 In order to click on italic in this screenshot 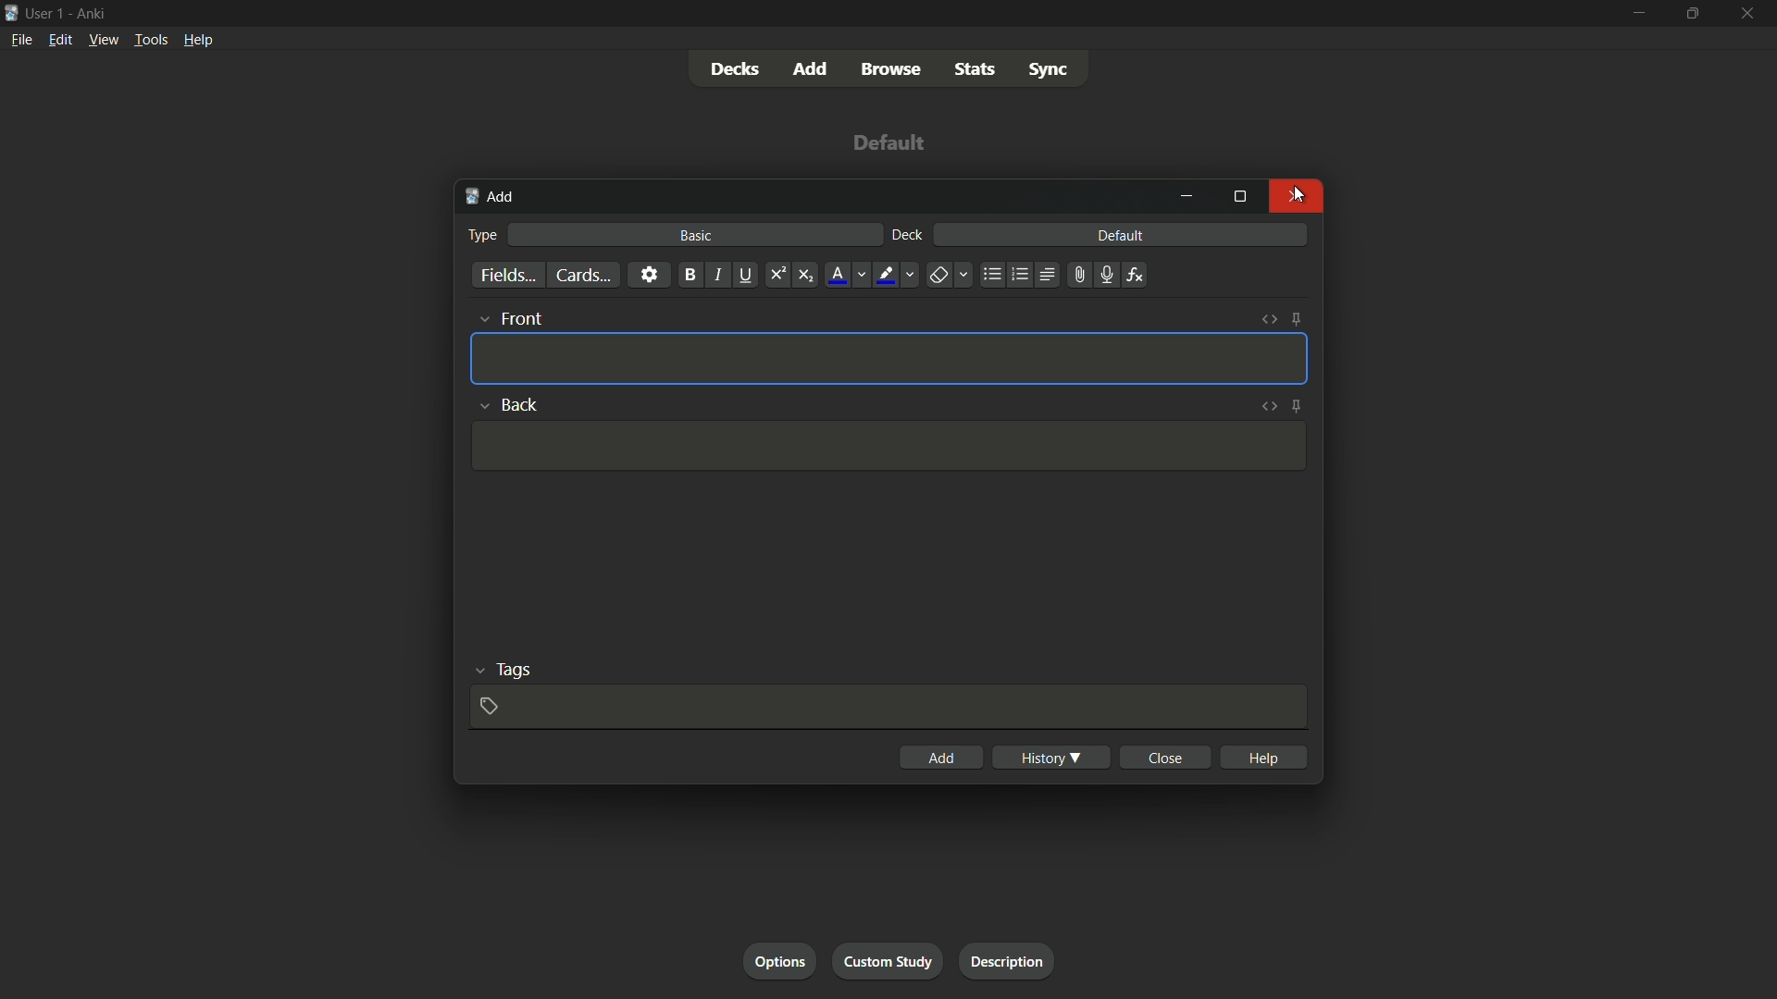, I will do `click(719, 275)`.